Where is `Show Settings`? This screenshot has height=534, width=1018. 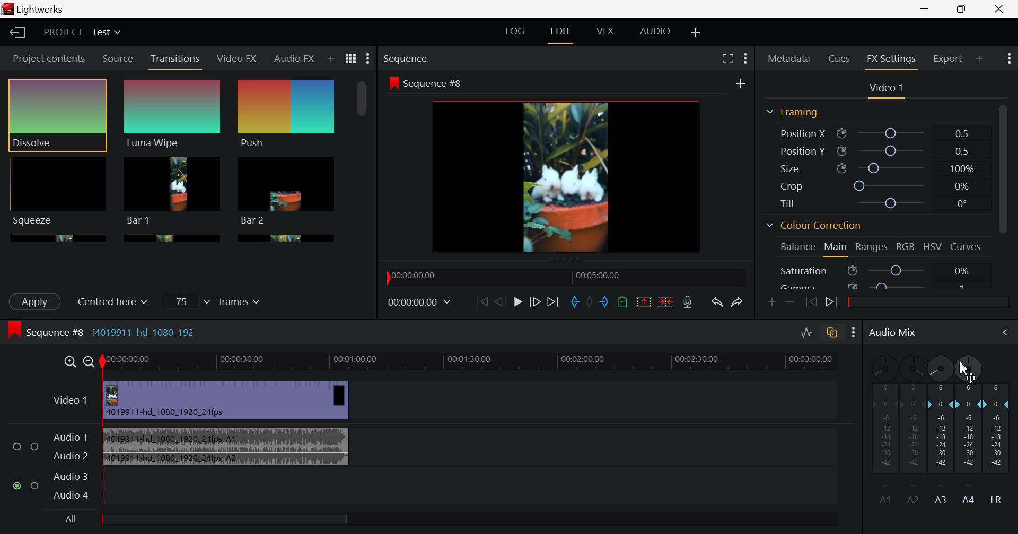
Show Settings is located at coordinates (744, 58).